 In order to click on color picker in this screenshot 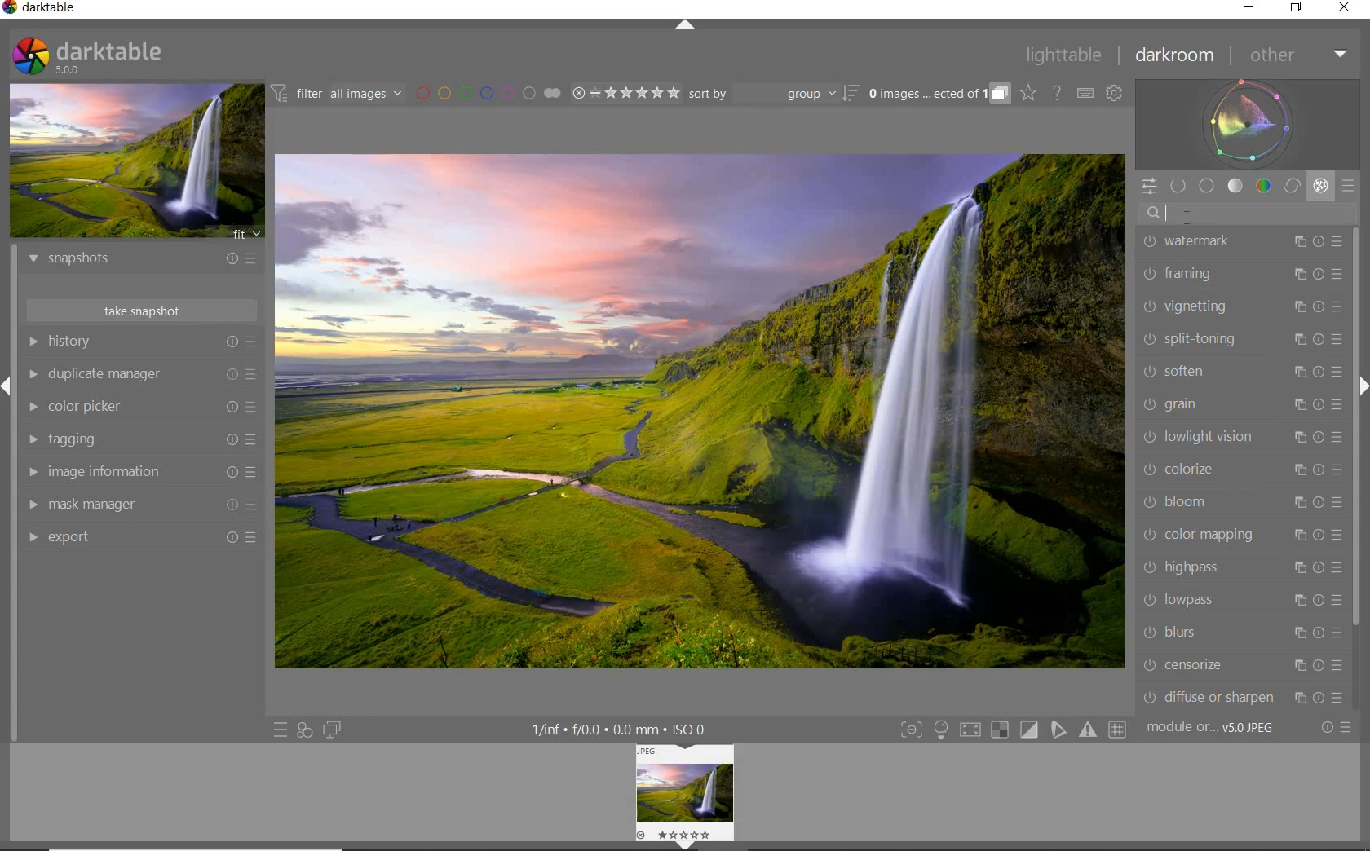, I will do `click(140, 407)`.